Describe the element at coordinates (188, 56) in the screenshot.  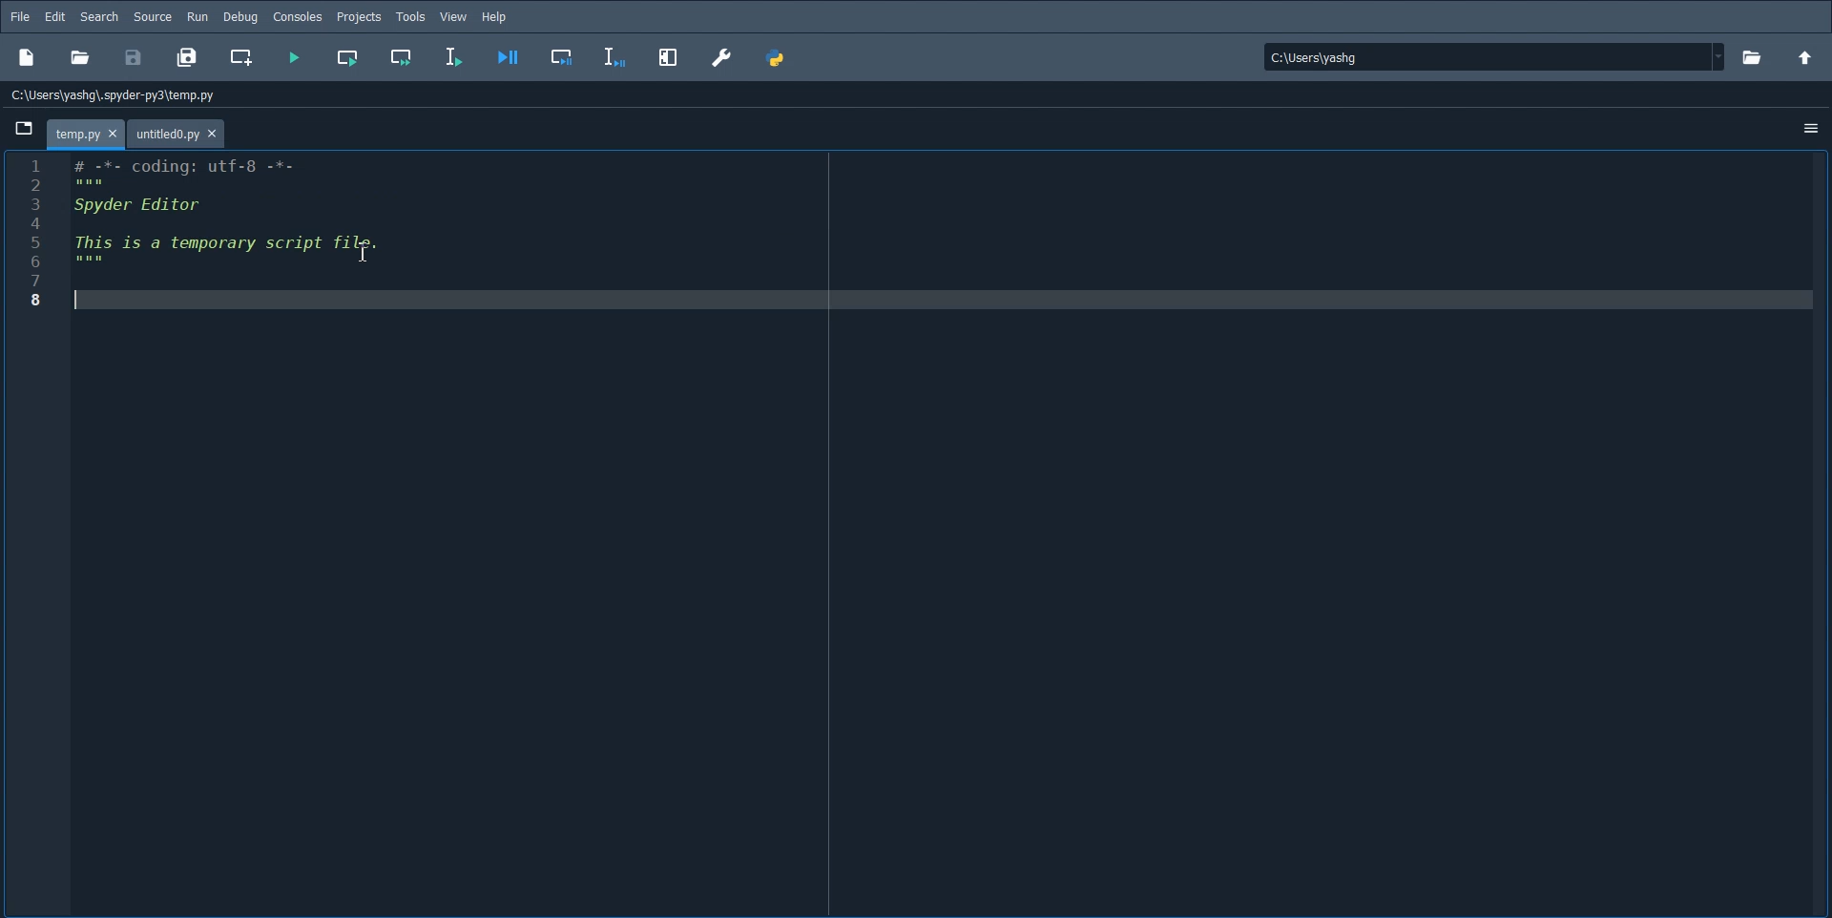
I see `Save all File` at that location.